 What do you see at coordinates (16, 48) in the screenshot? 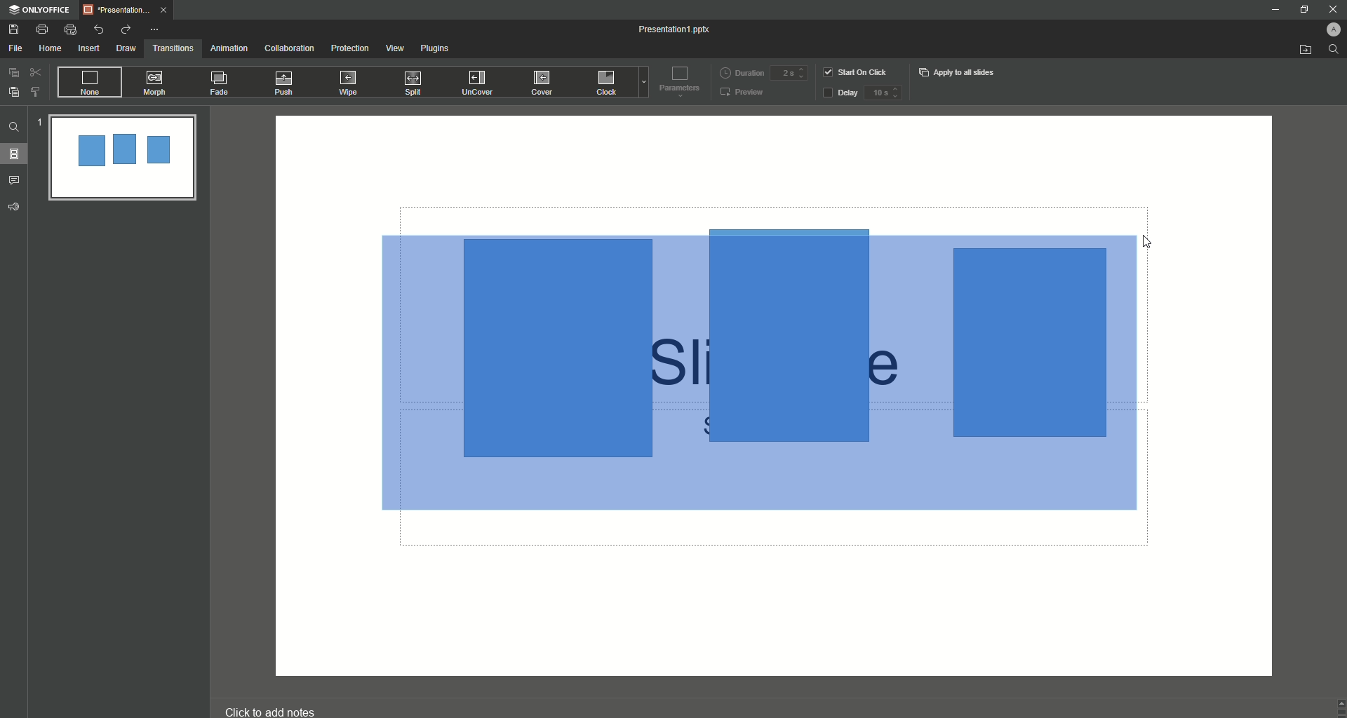
I see `File` at bounding box center [16, 48].